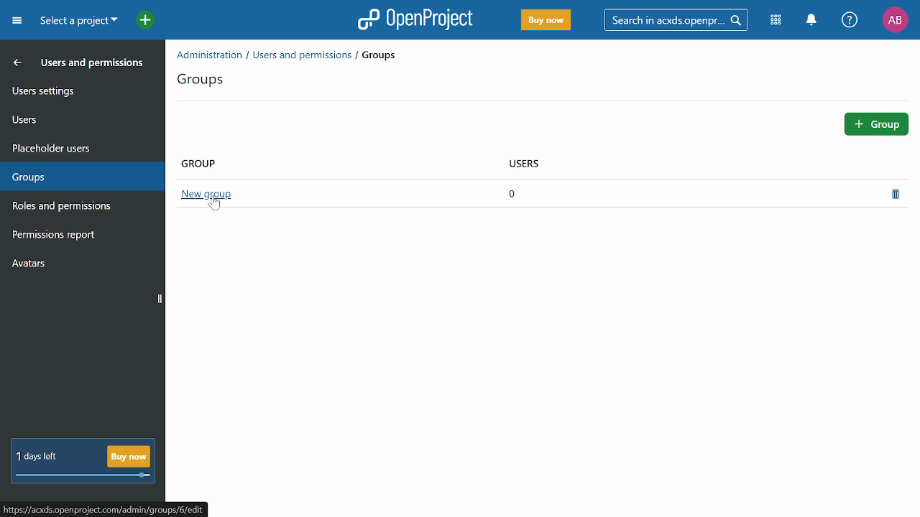 This screenshot has width=920, height=517. What do you see at coordinates (205, 193) in the screenshot?
I see `new group` at bounding box center [205, 193].